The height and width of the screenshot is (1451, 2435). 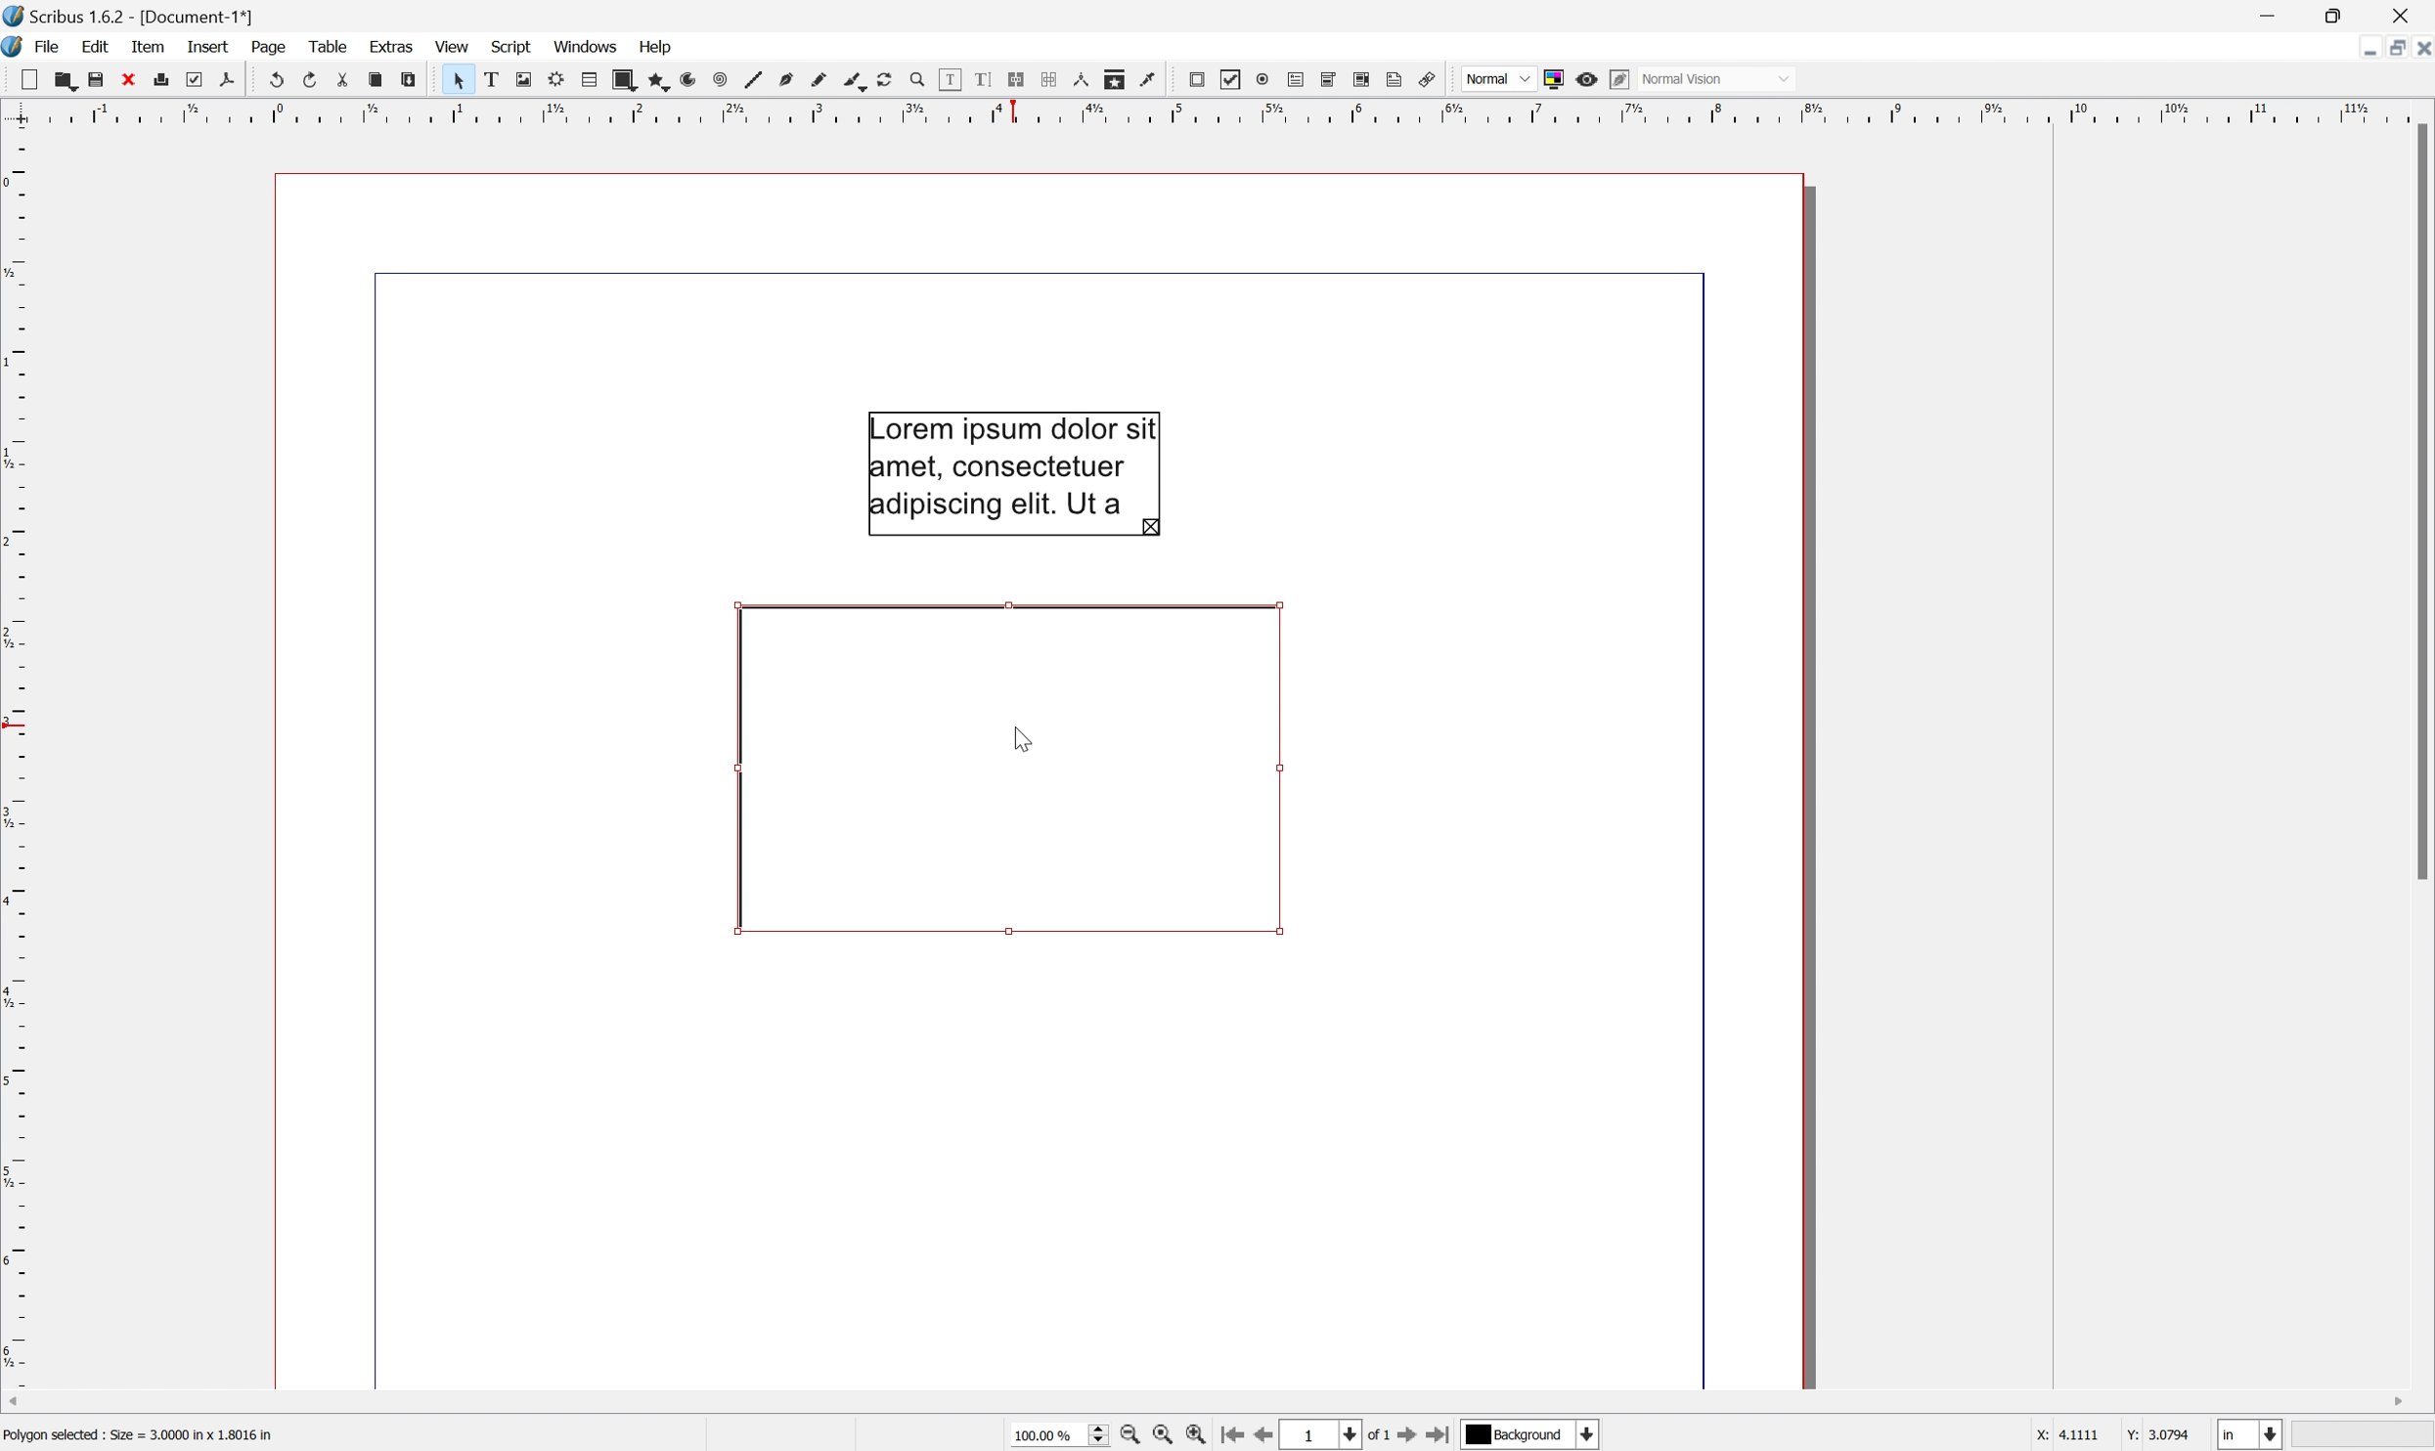 I want to click on Restore down, so click(x=2388, y=47).